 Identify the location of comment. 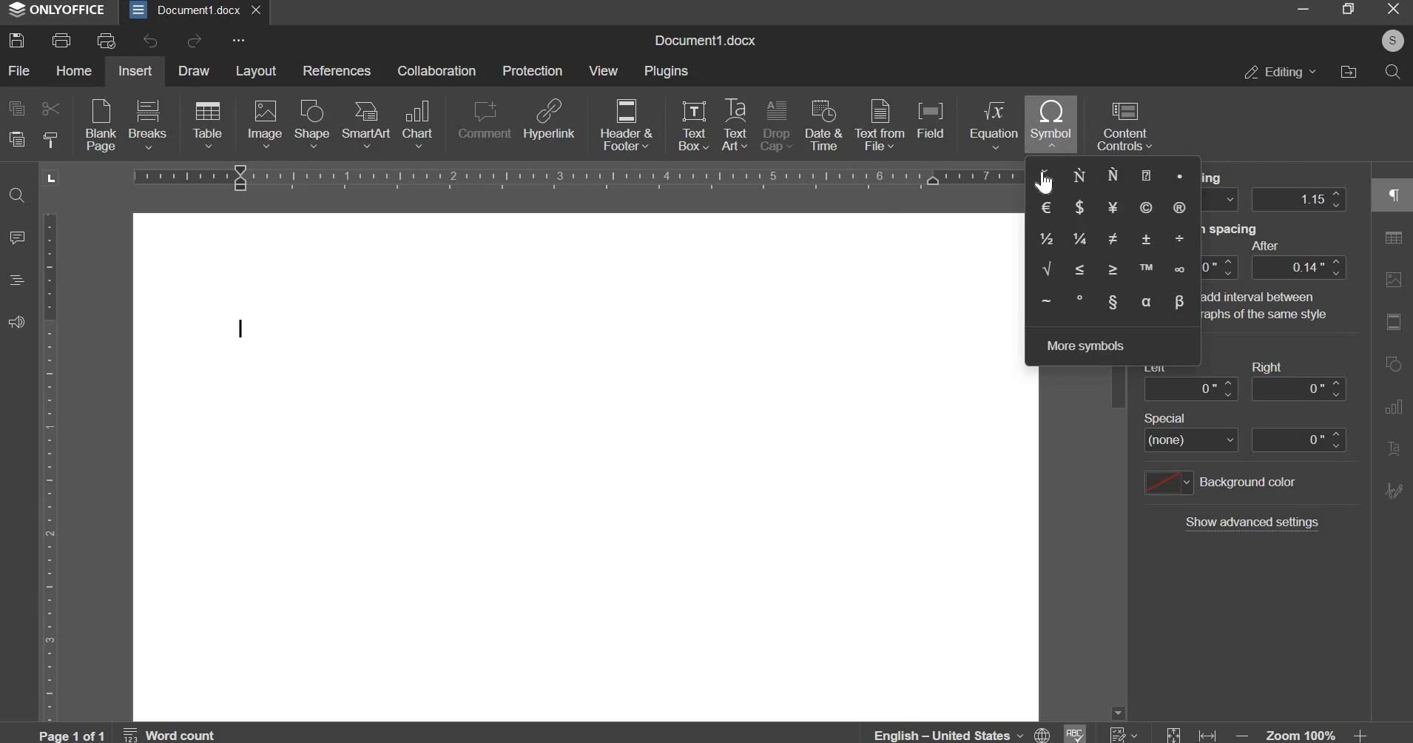
(18, 237).